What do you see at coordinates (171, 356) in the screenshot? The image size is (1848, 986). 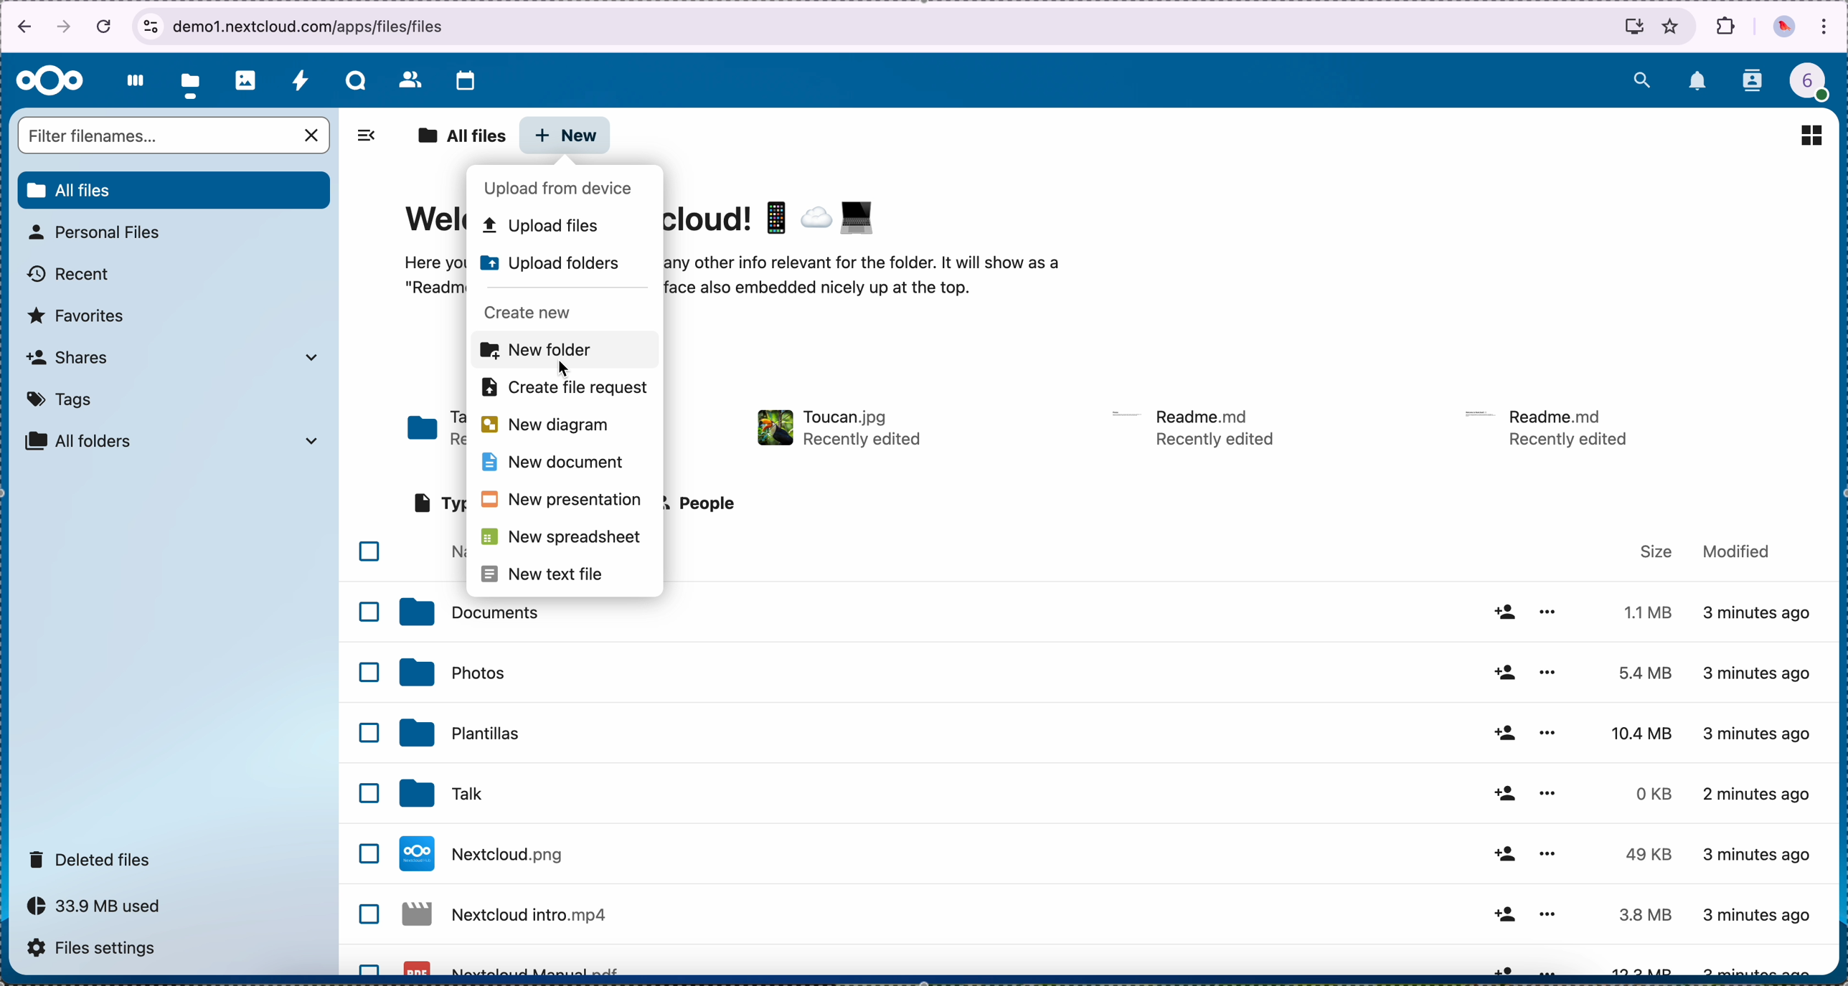 I see `shares` at bounding box center [171, 356].